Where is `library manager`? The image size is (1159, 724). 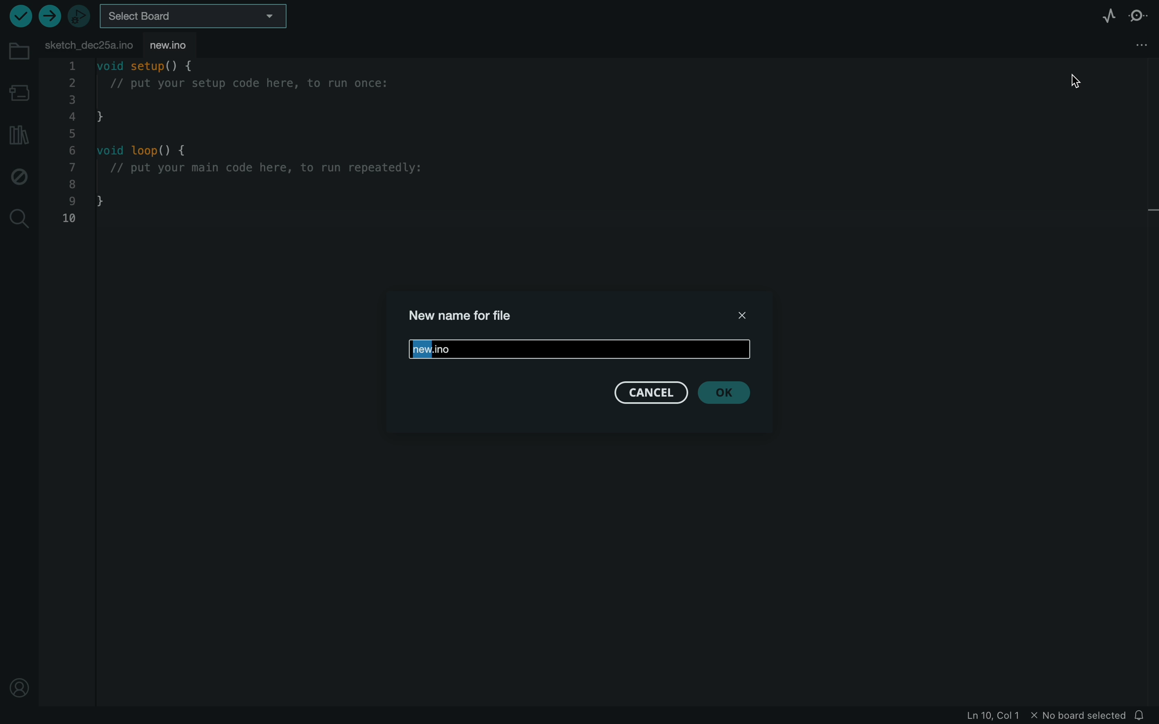
library manager is located at coordinates (17, 135).